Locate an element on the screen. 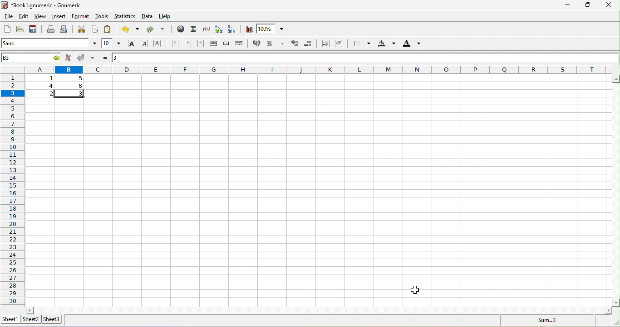 The width and height of the screenshot is (620, 327). help is located at coordinates (171, 18).